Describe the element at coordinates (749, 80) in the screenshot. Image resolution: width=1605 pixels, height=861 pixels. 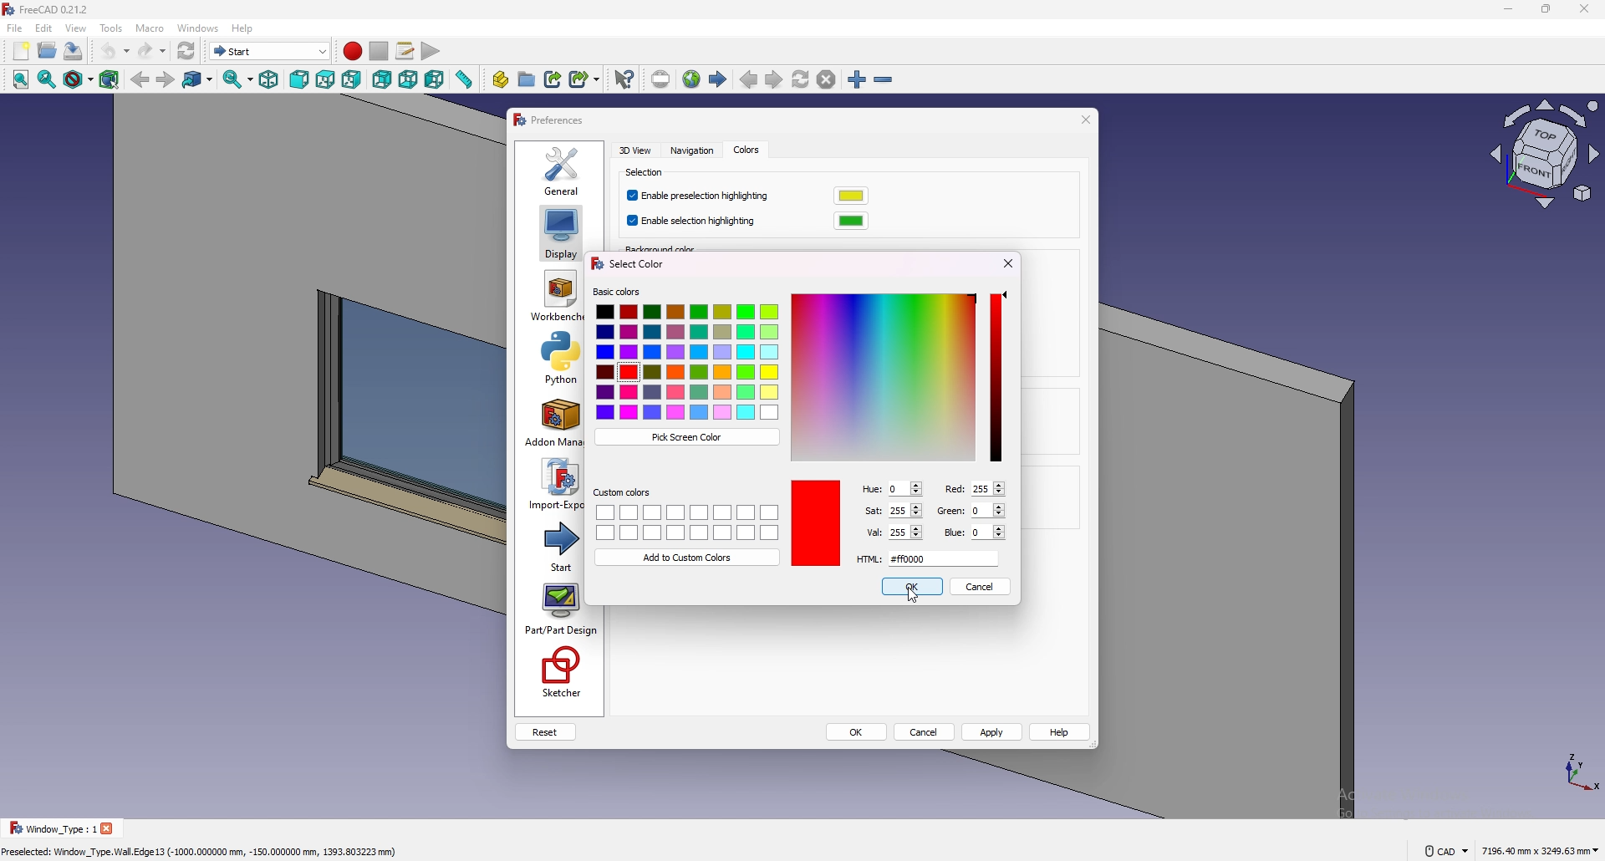
I see `previous page` at that location.